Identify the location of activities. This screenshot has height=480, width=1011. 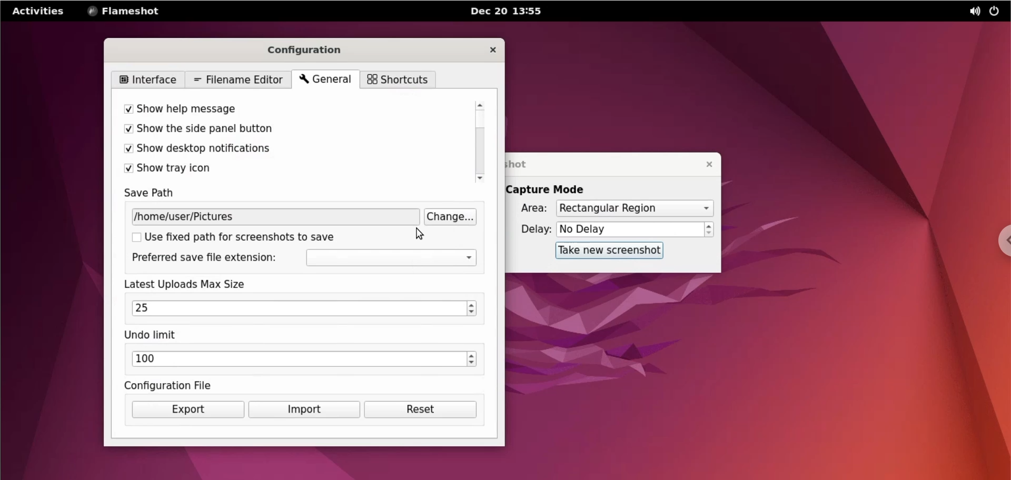
(39, 11).